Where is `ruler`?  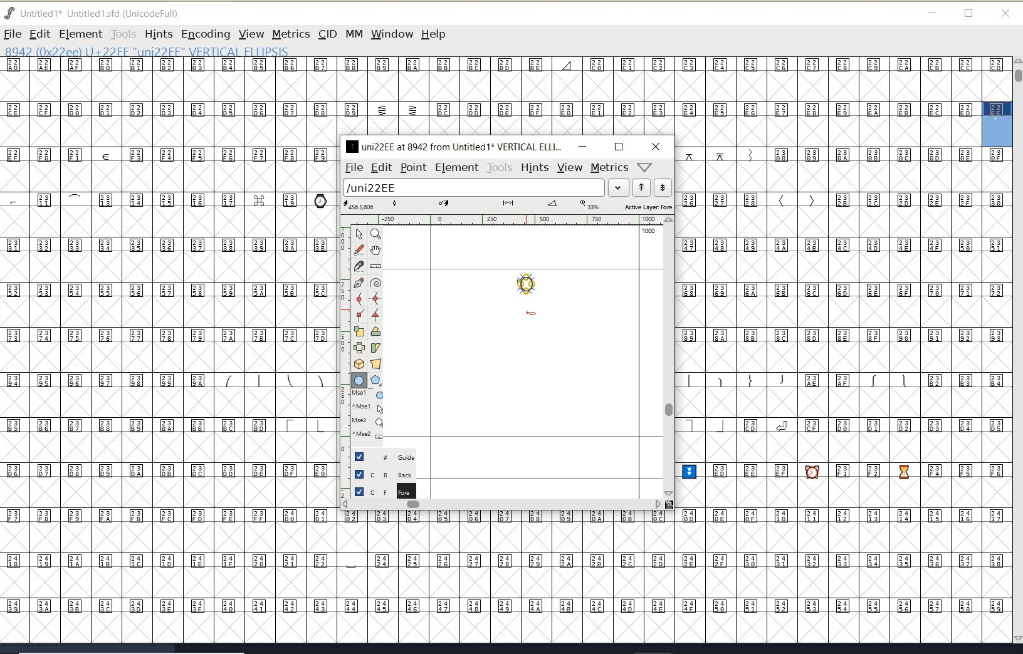
ruler is located at coordinates (503, 221).